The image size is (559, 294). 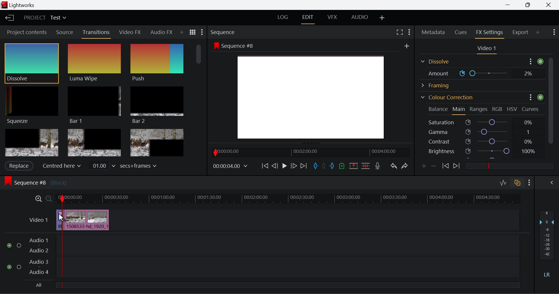 I want to click on Apply, so click(x=19, y=166).